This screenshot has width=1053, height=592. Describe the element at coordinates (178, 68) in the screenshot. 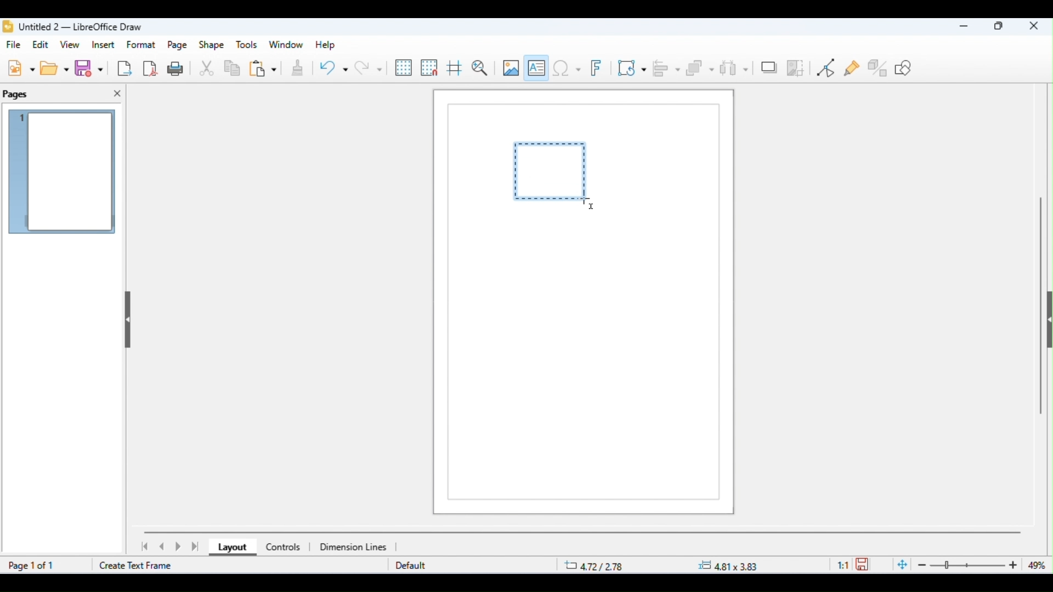

I see `print` at that location.